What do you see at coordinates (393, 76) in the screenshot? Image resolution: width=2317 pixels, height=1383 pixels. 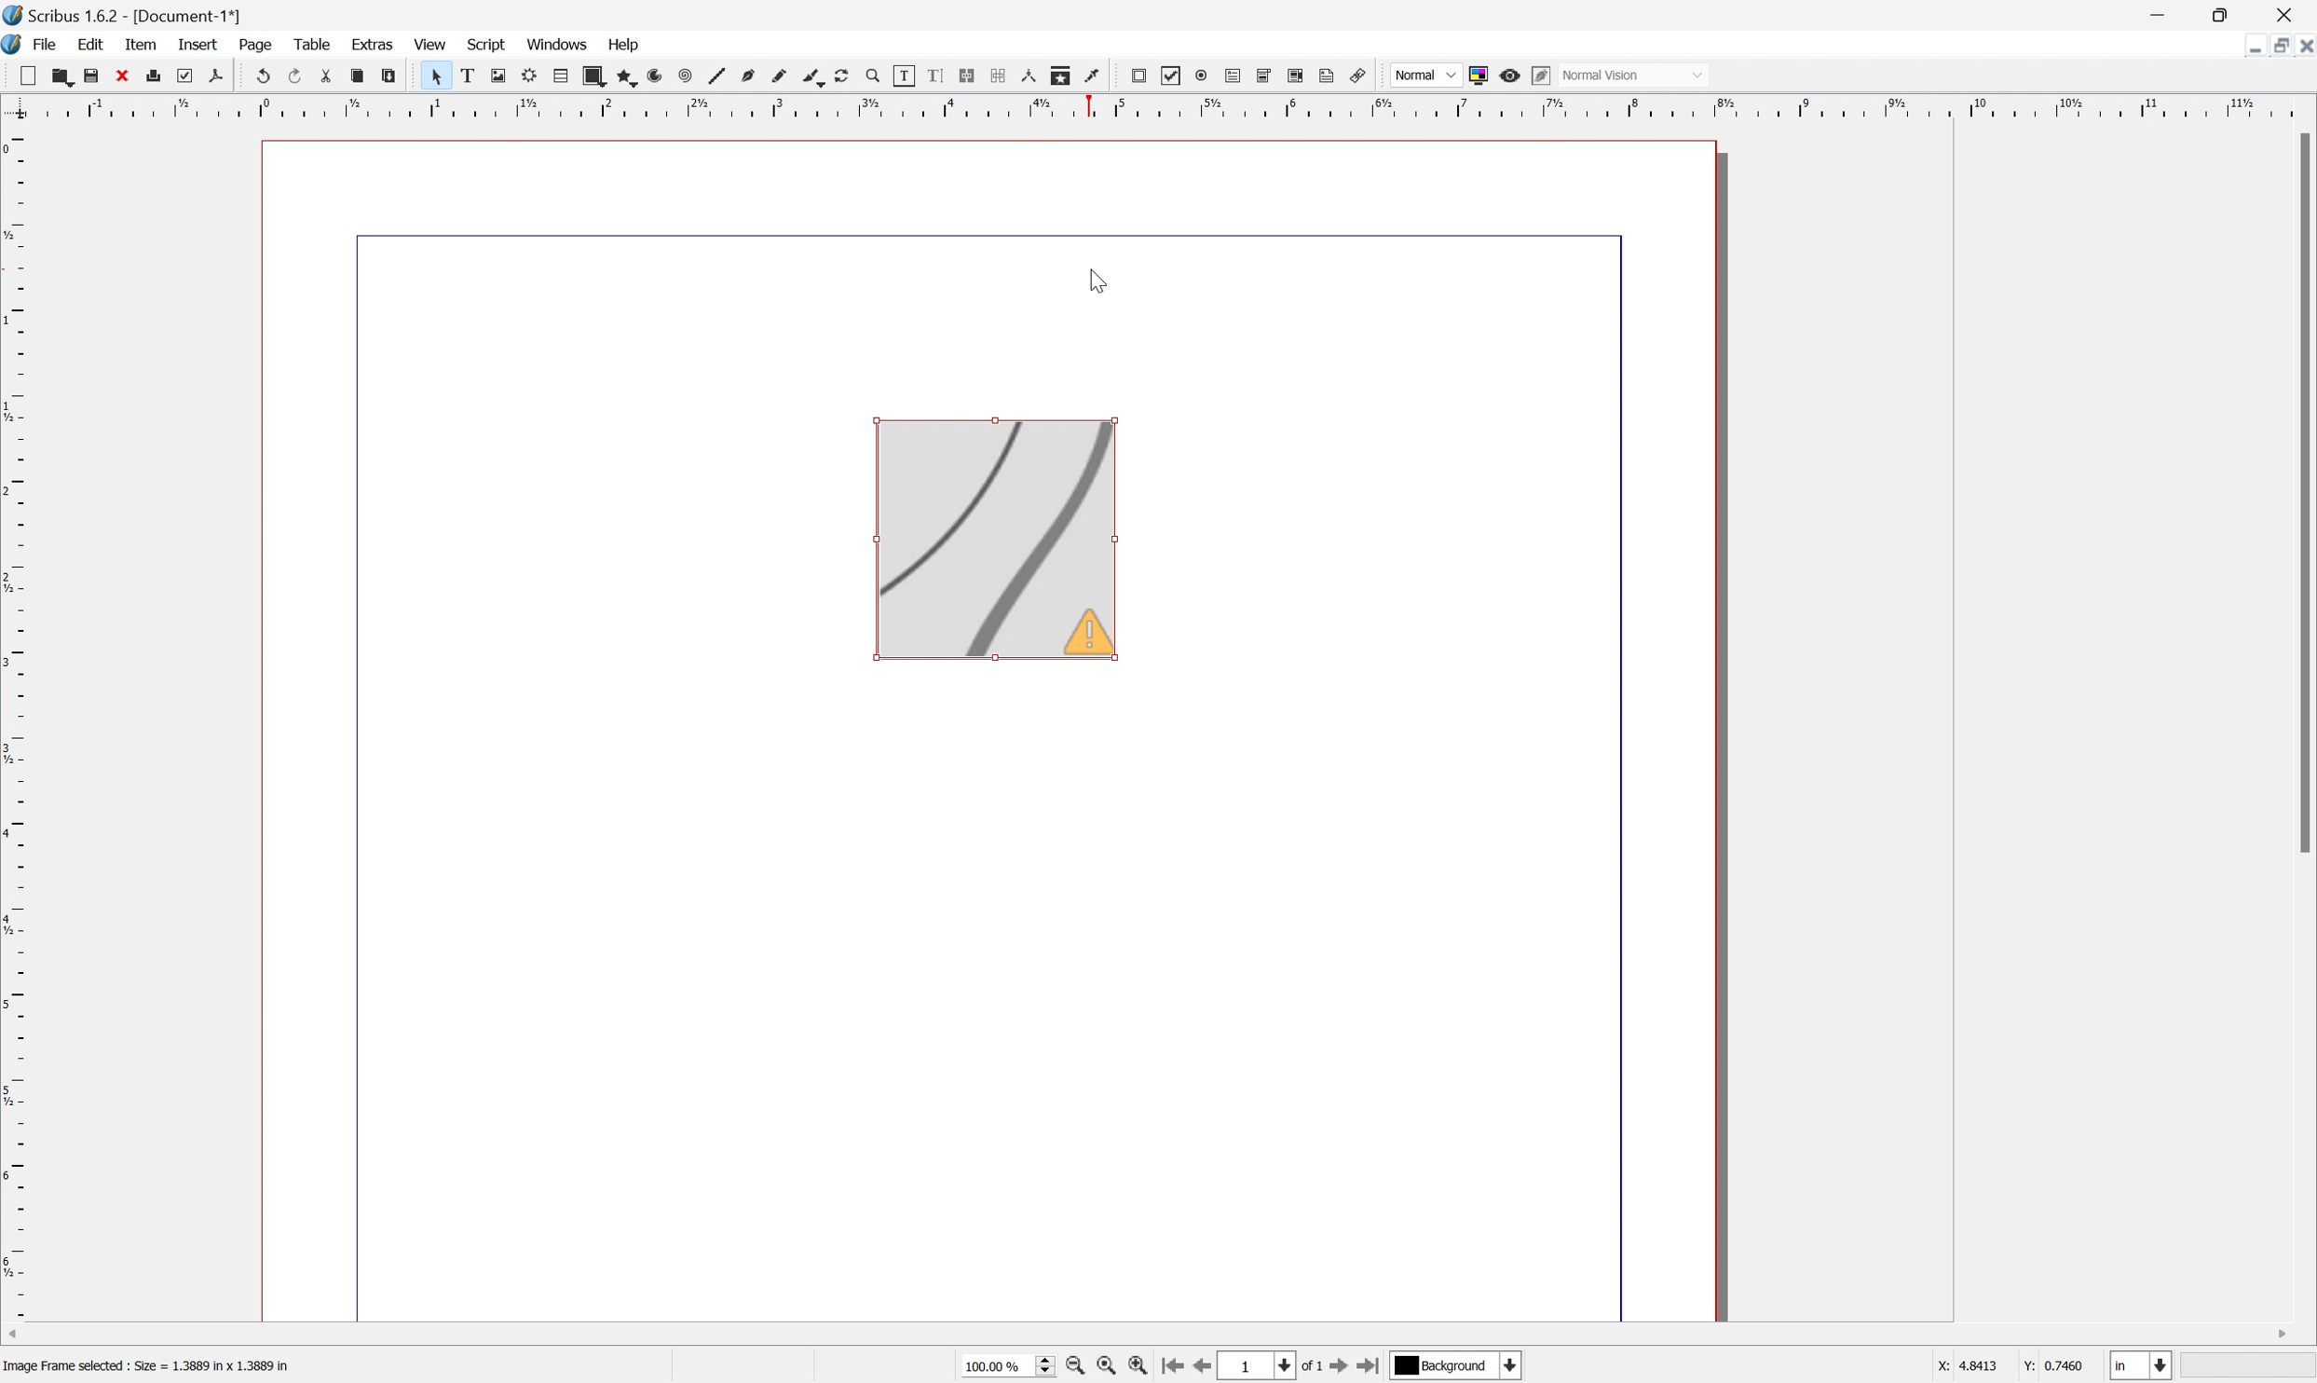 I see `Paste` at bounding box center [393, 76].